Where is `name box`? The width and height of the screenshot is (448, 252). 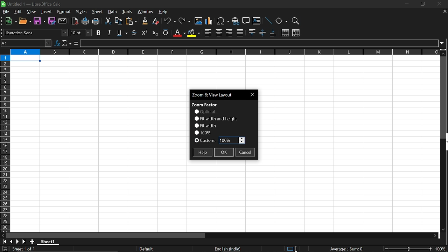
name box is located at coordinates (27, 43).